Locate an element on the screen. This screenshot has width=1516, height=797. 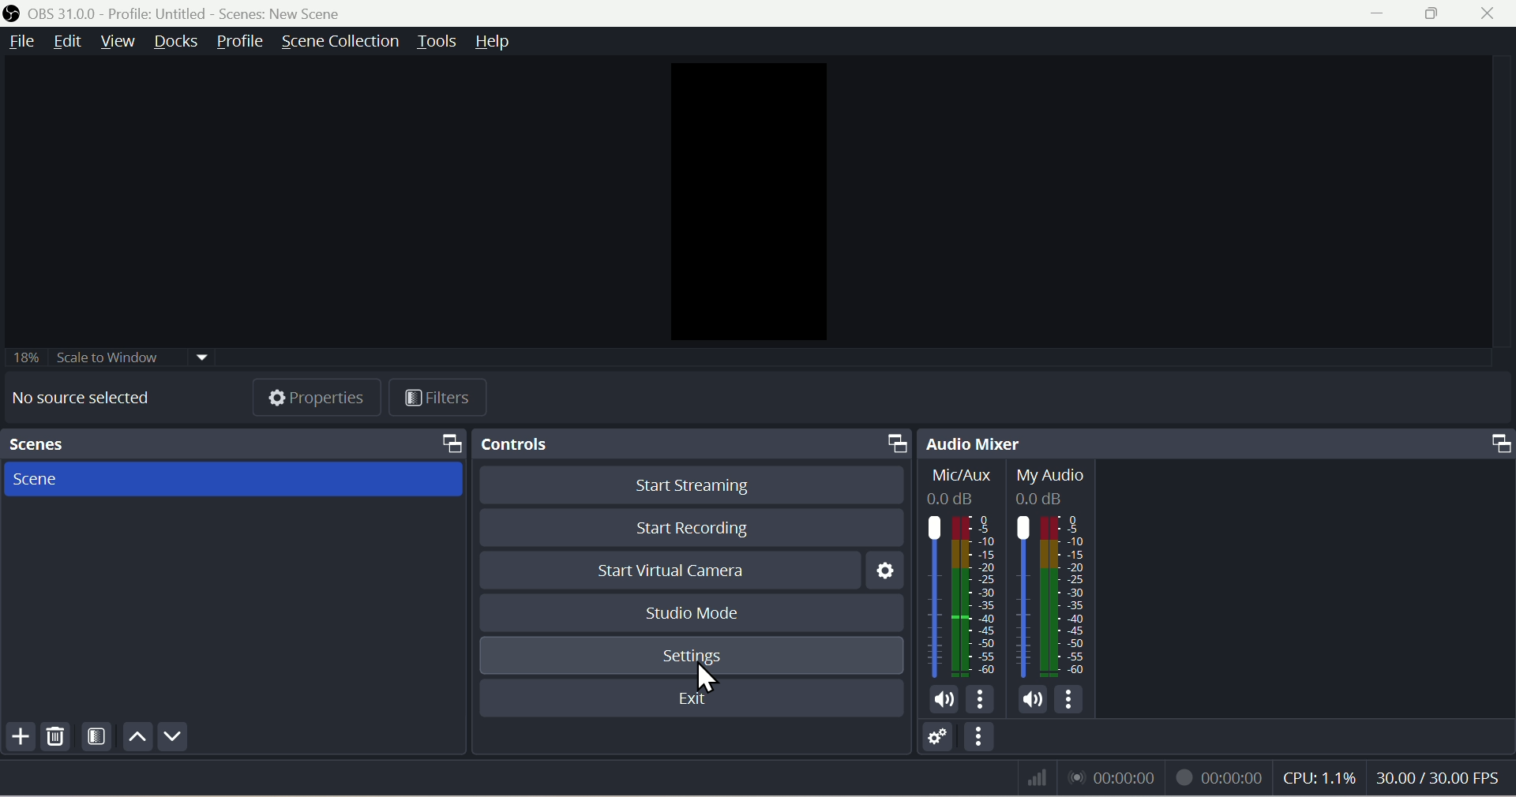
Maximize Window is located at coordinates (895, 443).